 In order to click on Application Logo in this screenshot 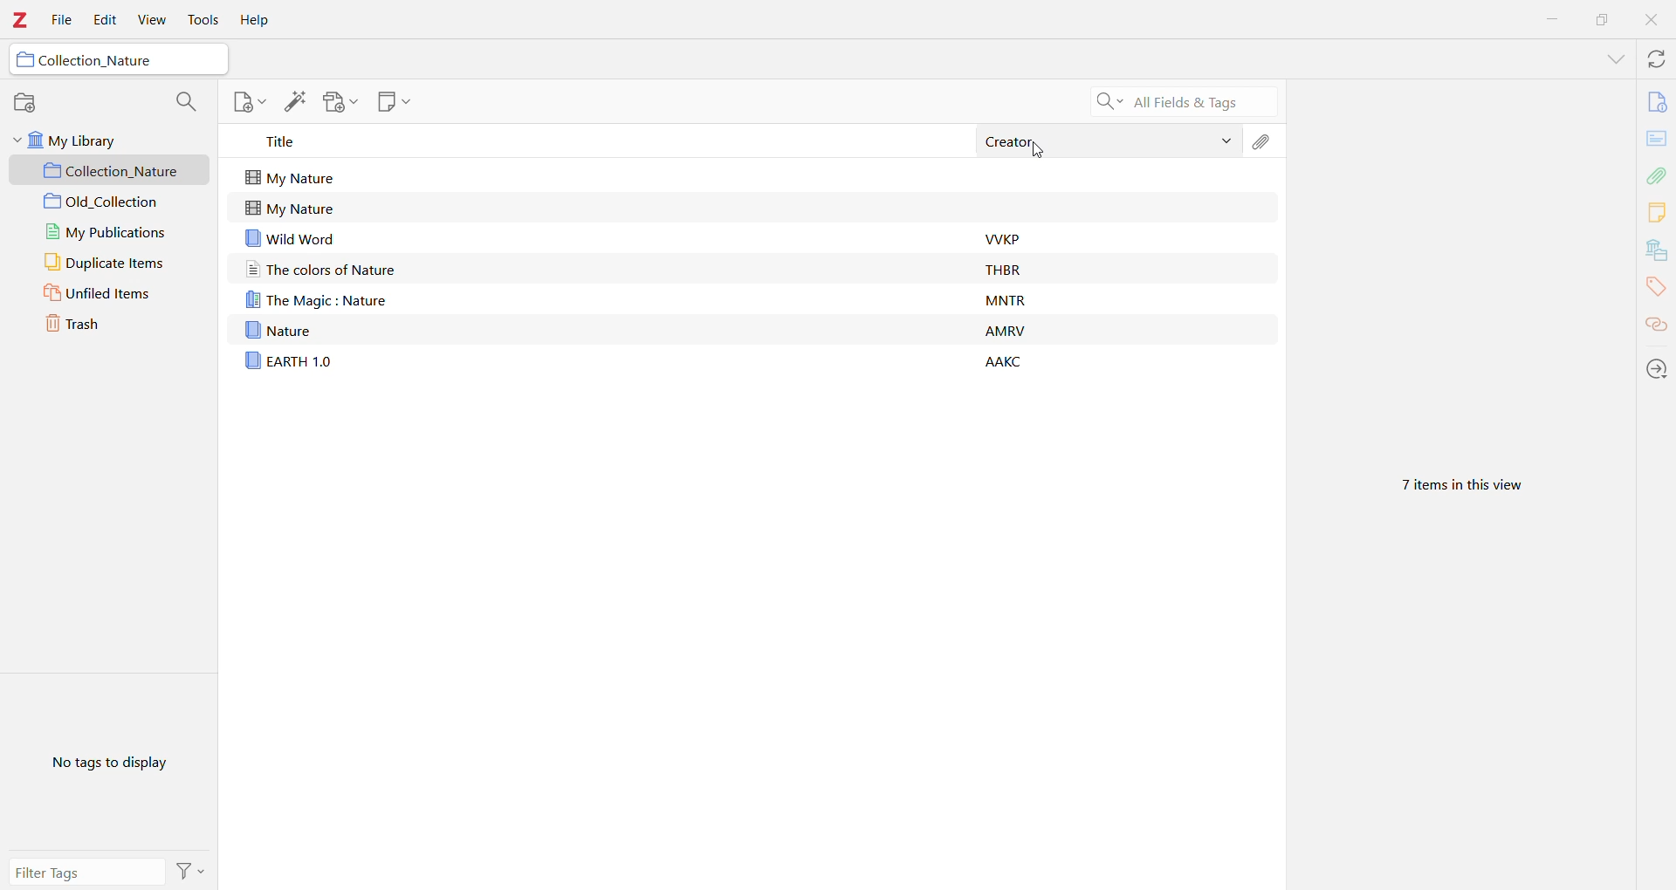, I will do `click(20, 21)`.